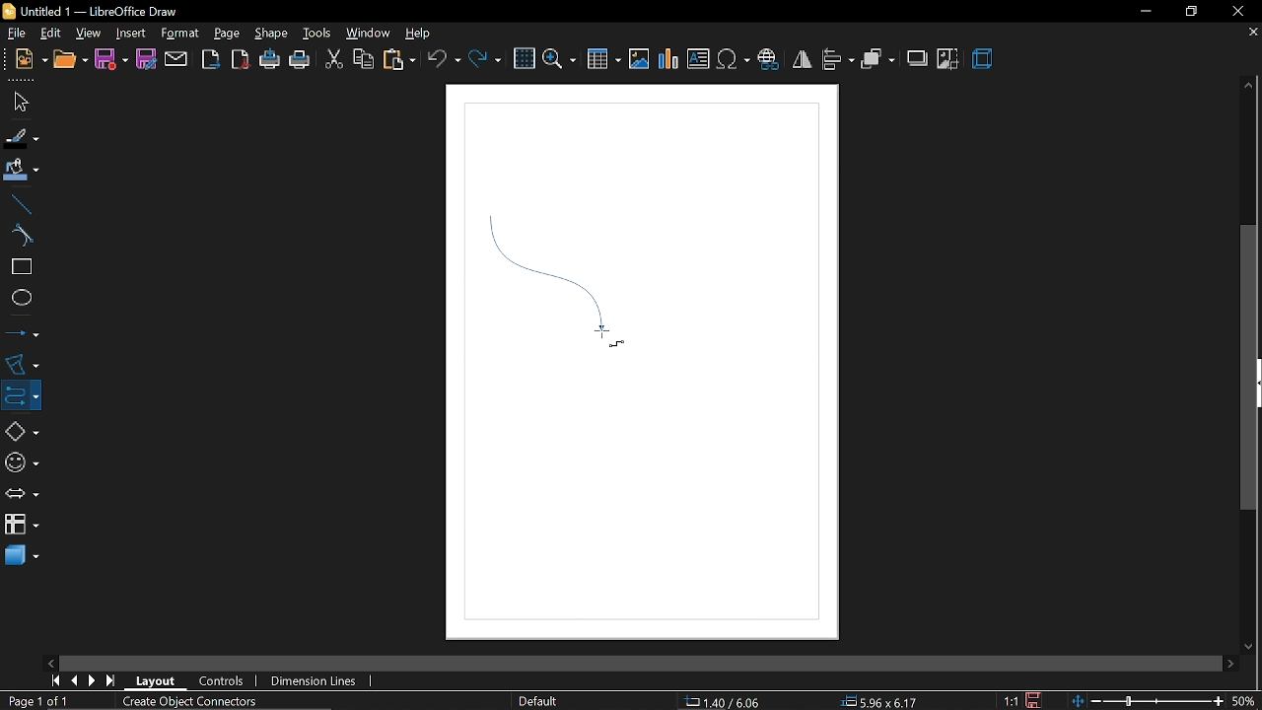  I want to click on rectangle, so click(18, 267).